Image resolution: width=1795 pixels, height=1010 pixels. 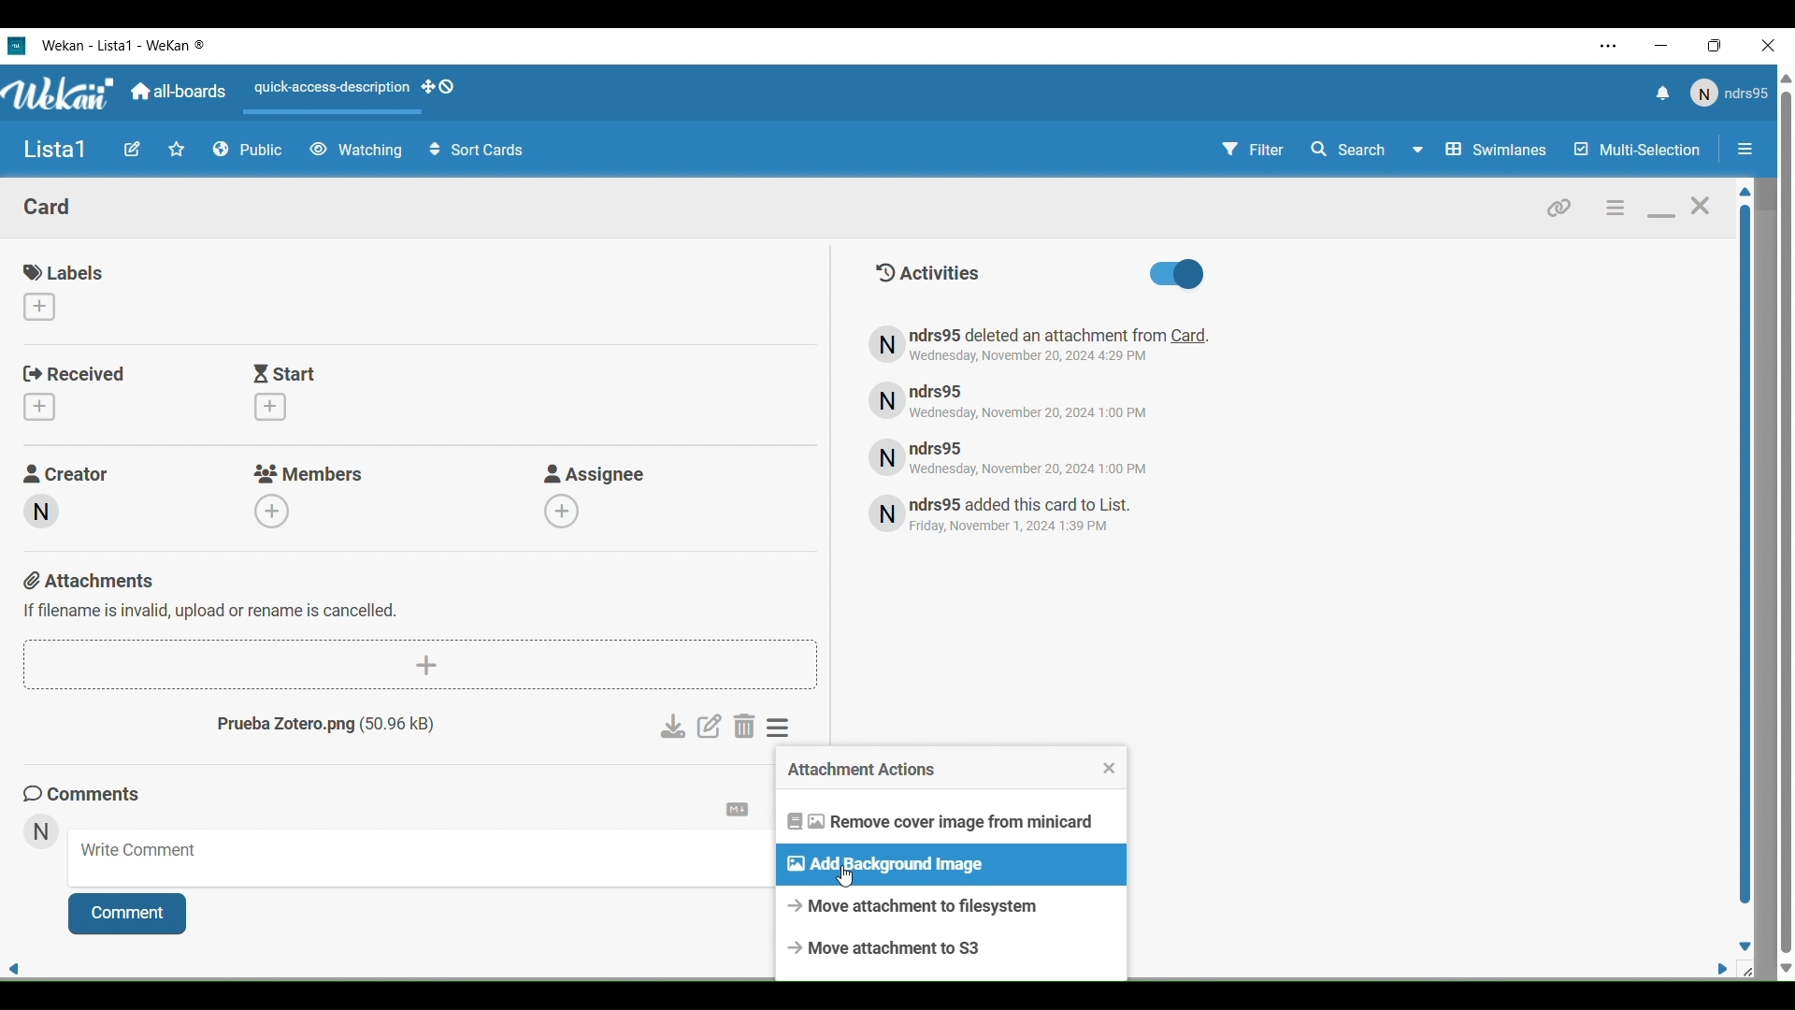 What do you see at coordinates (951, 821) in the screenshot?
I see `Remove cover image from Minicard` at bounding box center [951, 821].